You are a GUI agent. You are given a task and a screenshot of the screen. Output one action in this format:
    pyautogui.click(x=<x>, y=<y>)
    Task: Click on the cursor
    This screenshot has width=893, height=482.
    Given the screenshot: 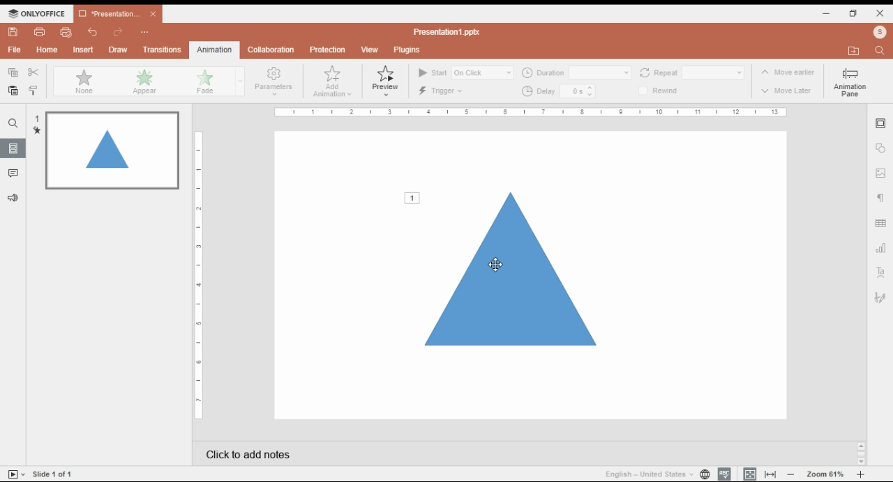 What is the action you would take?
    pyautogui.click(x=499, y=263)
    